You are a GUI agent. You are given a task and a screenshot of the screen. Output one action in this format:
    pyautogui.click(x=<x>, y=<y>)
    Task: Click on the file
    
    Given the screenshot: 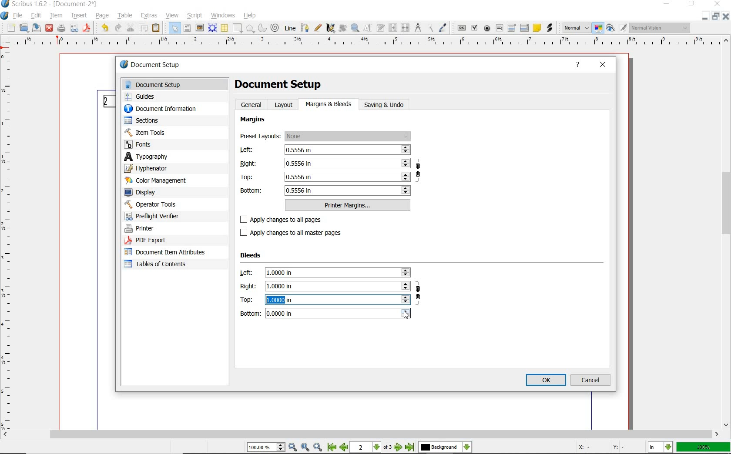 What is the action you would take?
    pyautogui.click(x=19, y=16)
    